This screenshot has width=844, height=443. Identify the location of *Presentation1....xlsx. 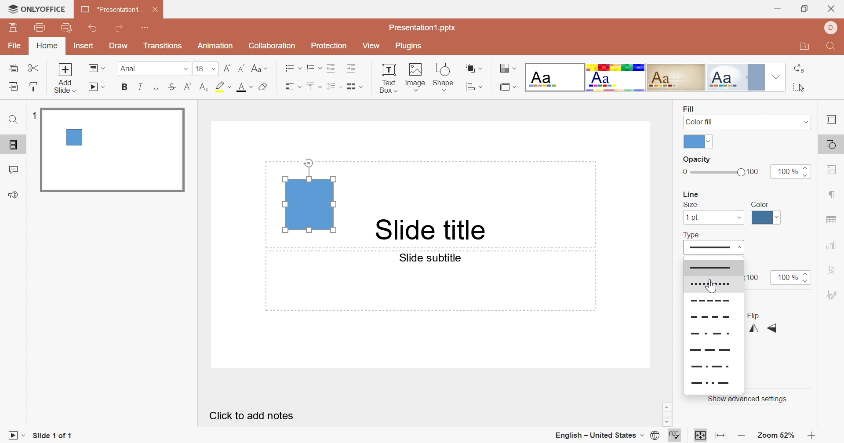
(111, 10).